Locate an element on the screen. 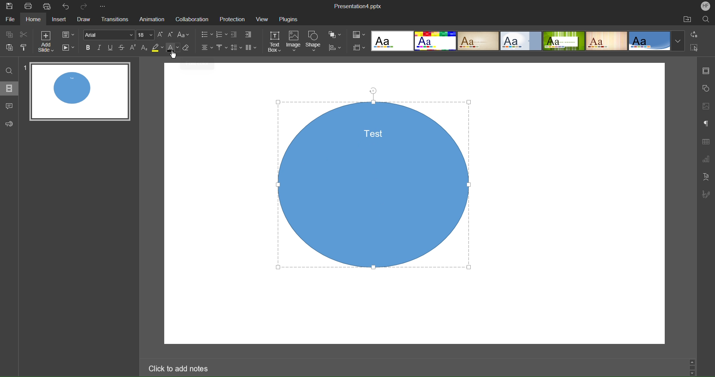 The height and width of the screenshot is (377, 715). Table Settings is located at coordinates (705, 142).